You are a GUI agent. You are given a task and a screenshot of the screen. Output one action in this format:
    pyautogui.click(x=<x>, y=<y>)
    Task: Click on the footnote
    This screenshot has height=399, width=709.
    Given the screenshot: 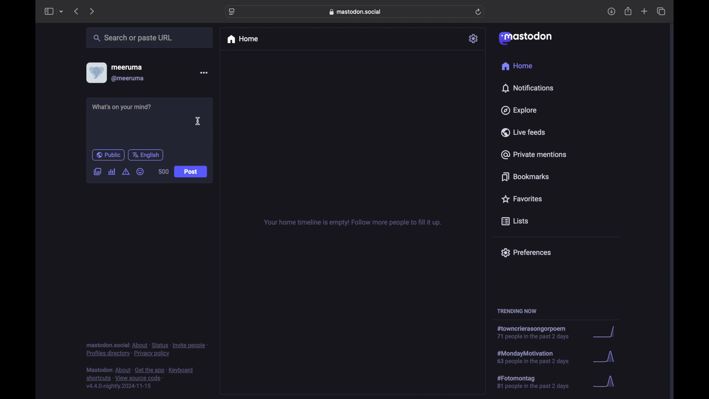 What is the action you would take?
    pyautogui.click(x=140, y=378)
    